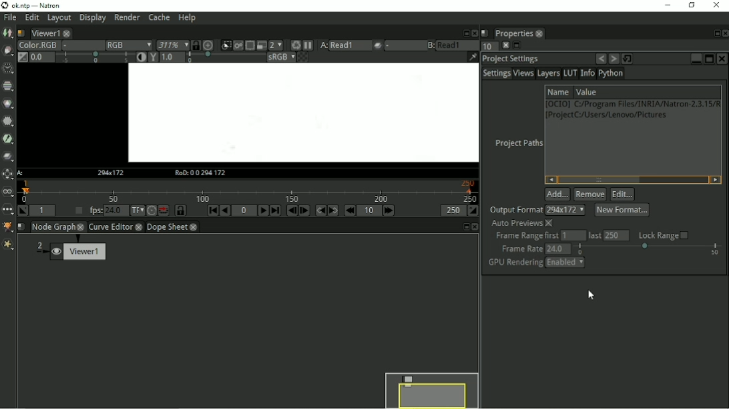 The width and height of the screenshot is (729, 409). I want to click on Render, so click(296, 45).